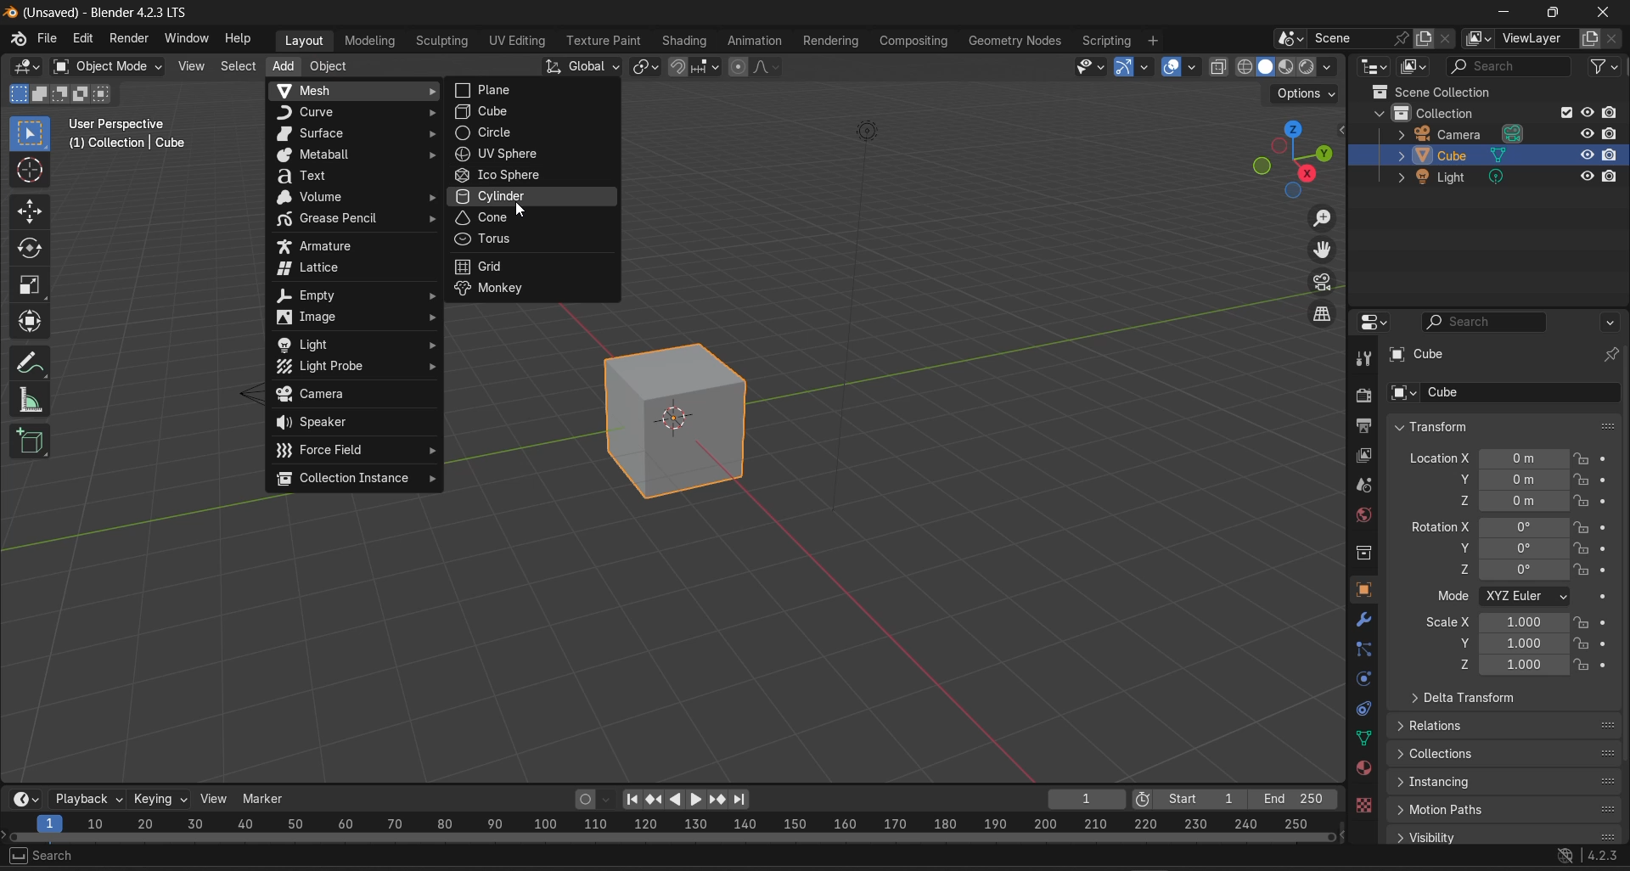  I want to click on disable in renders, so click(1612, 155).